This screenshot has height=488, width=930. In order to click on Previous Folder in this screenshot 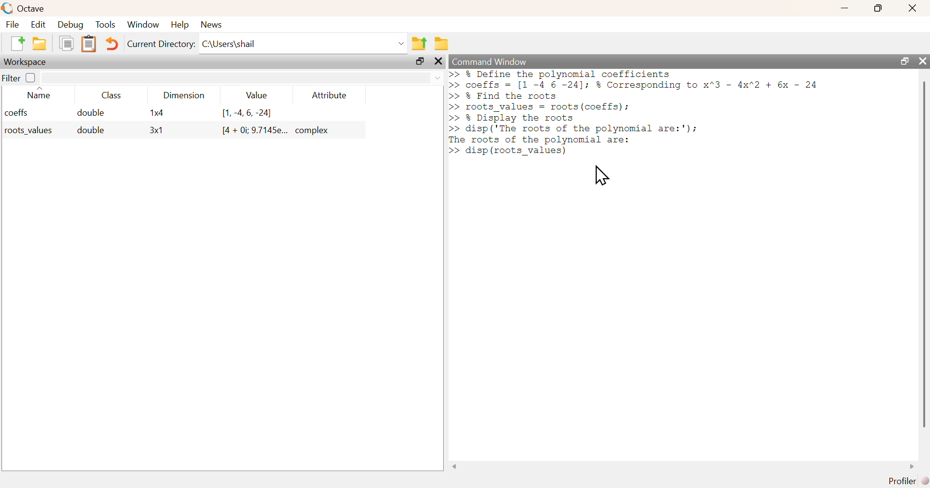, I will do `click(419, 43)`.